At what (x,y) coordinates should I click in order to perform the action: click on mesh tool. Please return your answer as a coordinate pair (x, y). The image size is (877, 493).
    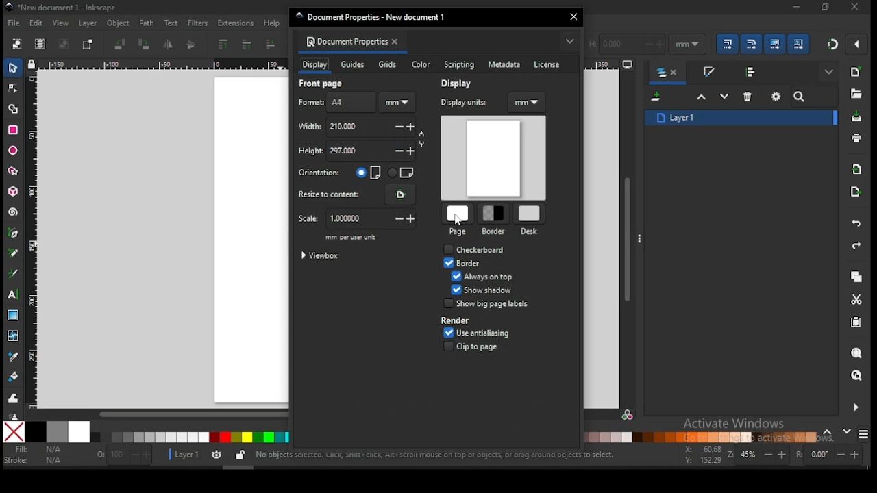
    Looking at the image, I should click on (14, 336).